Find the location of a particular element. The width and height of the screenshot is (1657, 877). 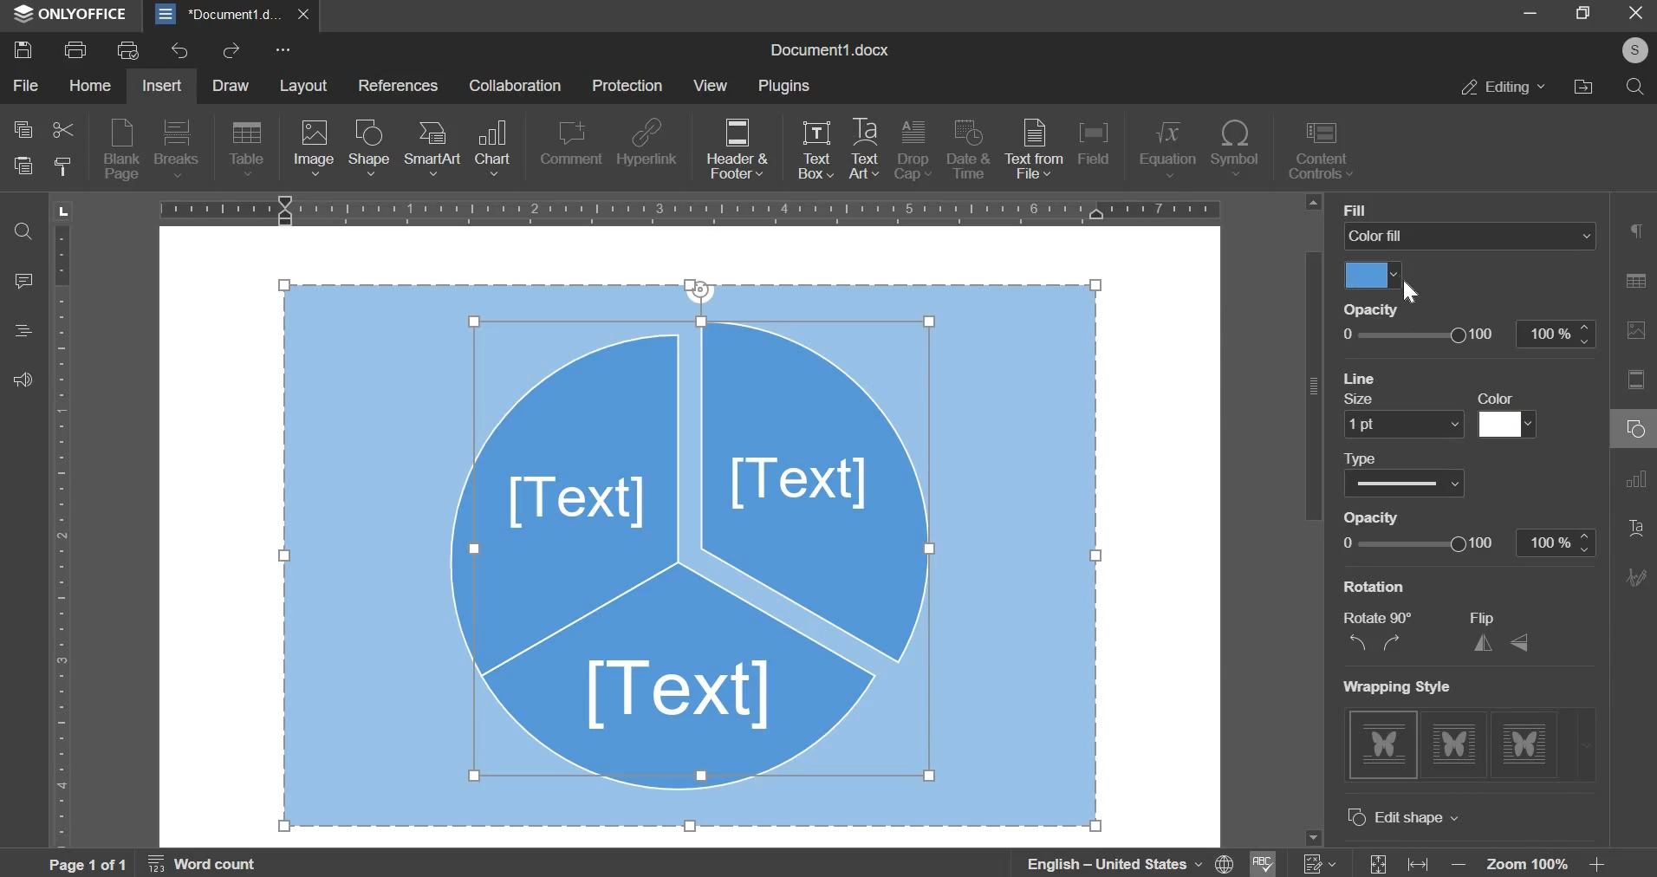

Right Side Bar is located at coordinates (1634, 413).